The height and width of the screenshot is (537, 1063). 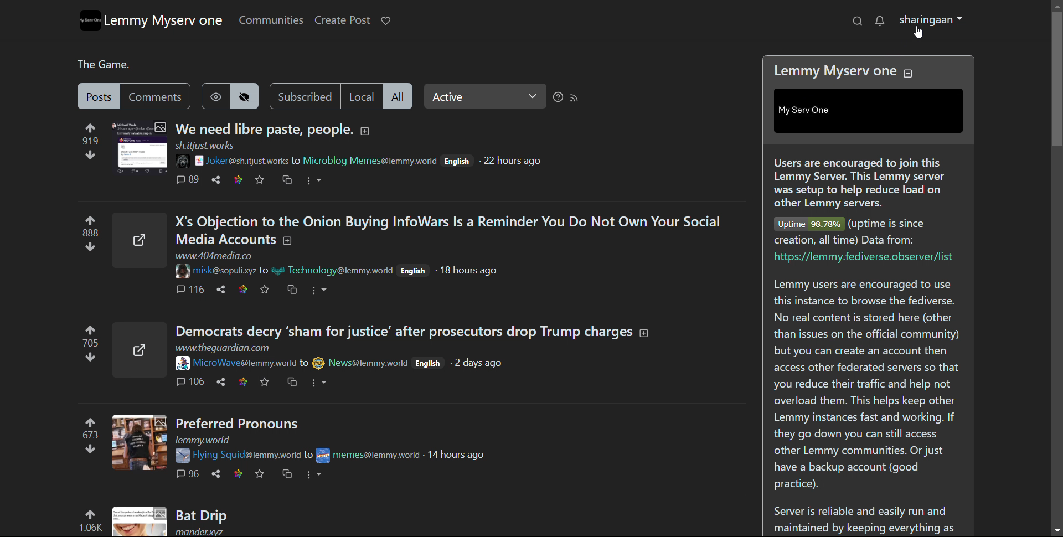 I want to click on Lemmy Myserv one, so click(x=833, y=73).